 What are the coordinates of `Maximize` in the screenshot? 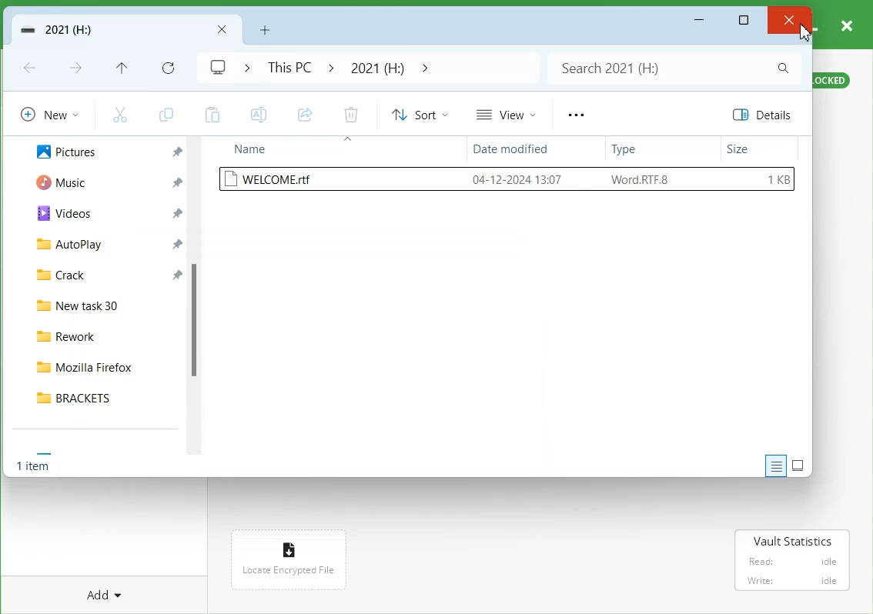 It's located at (745, 21).